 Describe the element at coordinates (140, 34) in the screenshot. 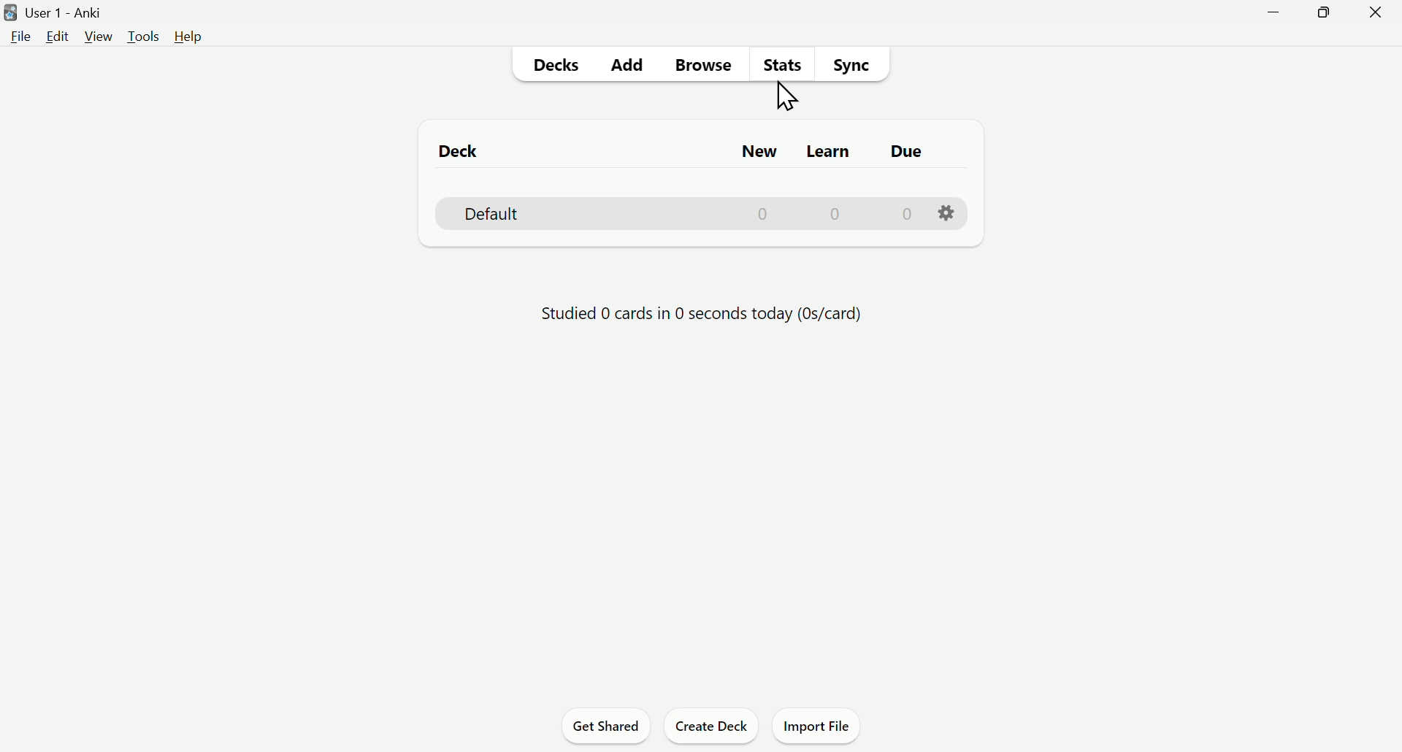

I see `Tools` at that location.